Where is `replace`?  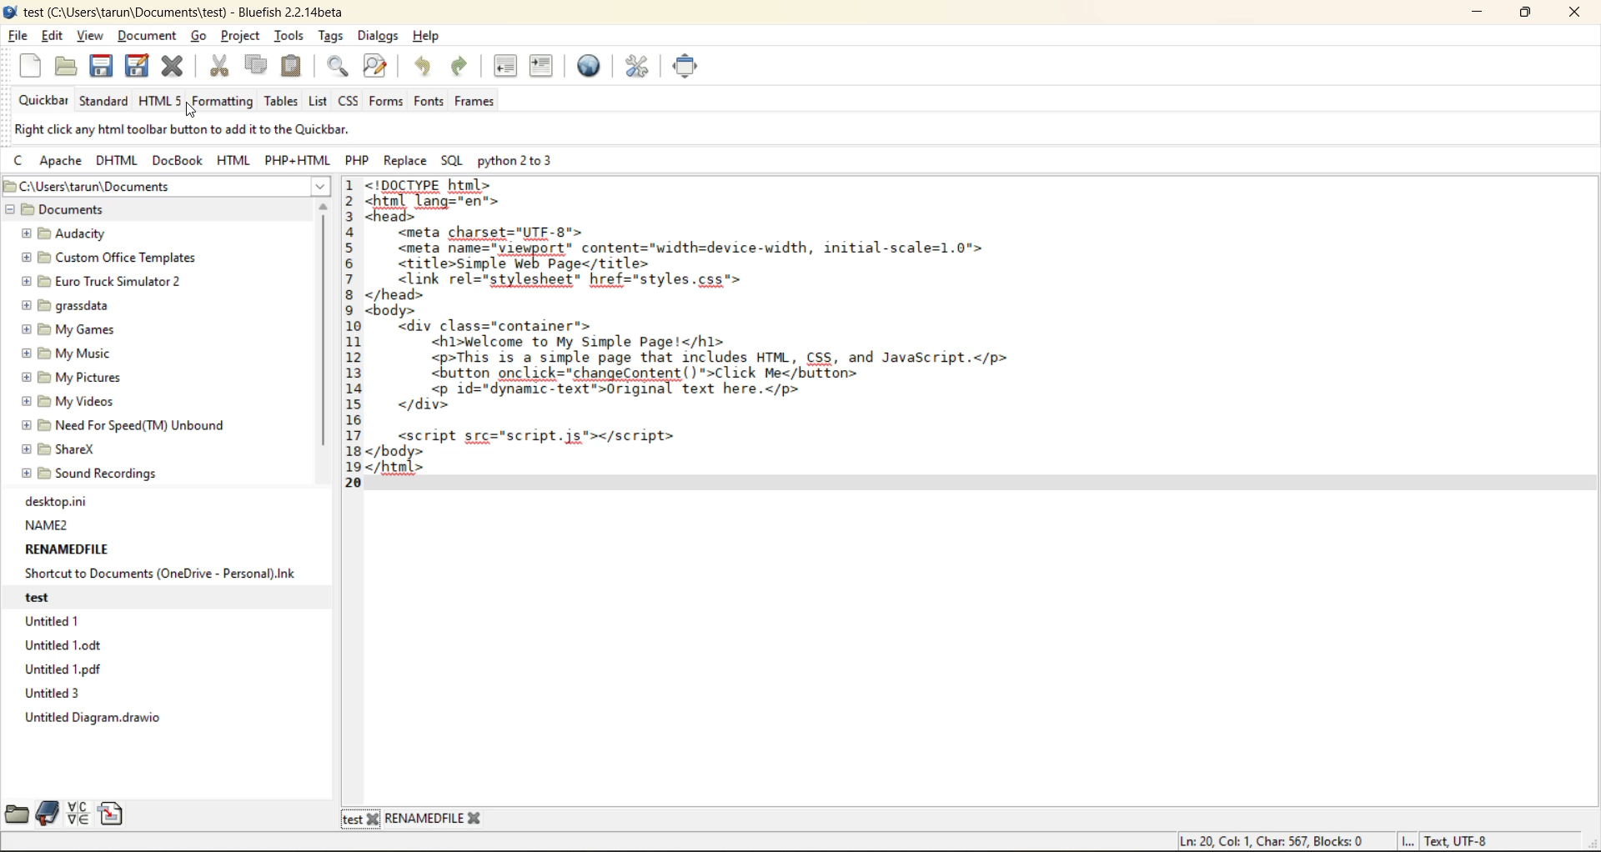
replace is located at coordinates (404, 155).